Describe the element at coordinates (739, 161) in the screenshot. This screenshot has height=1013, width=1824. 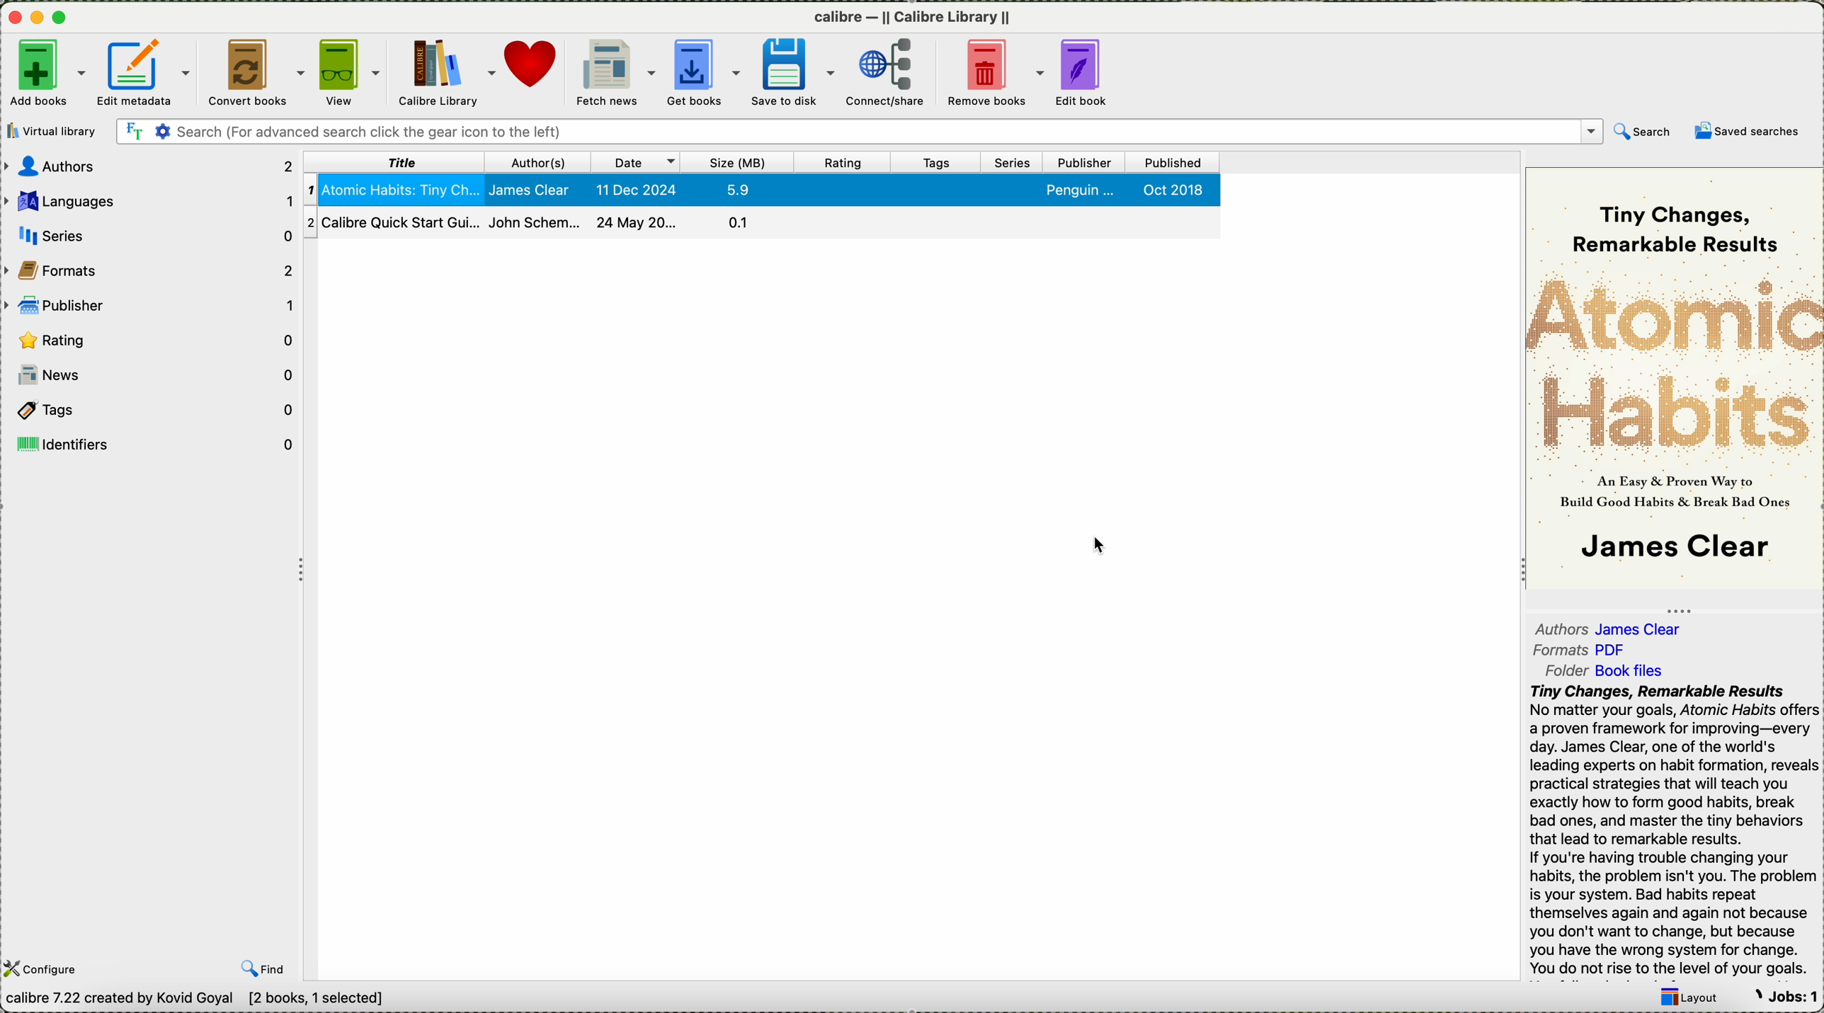
I see `size` at that location.